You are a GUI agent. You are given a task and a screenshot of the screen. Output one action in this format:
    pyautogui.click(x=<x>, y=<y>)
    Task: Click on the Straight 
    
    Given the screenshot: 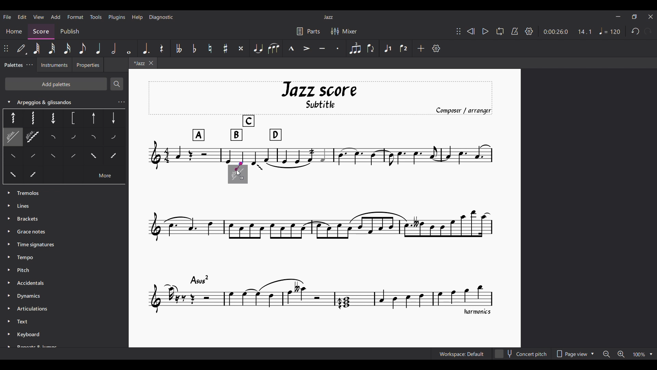 What is the action you would take?
    pyautogui.click(x=14, y=158)
    